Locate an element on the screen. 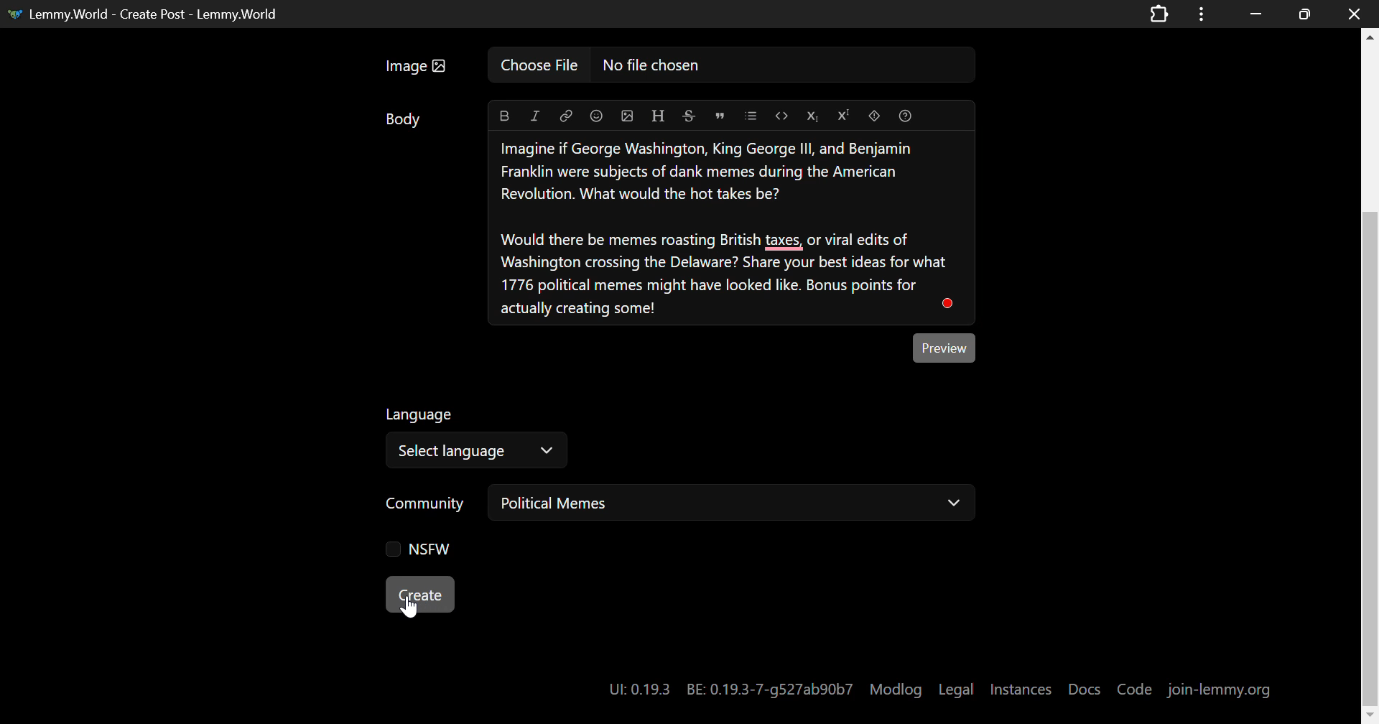 This screenshot has width=1379, height=724. Quote is located at coordinates (720, 116).